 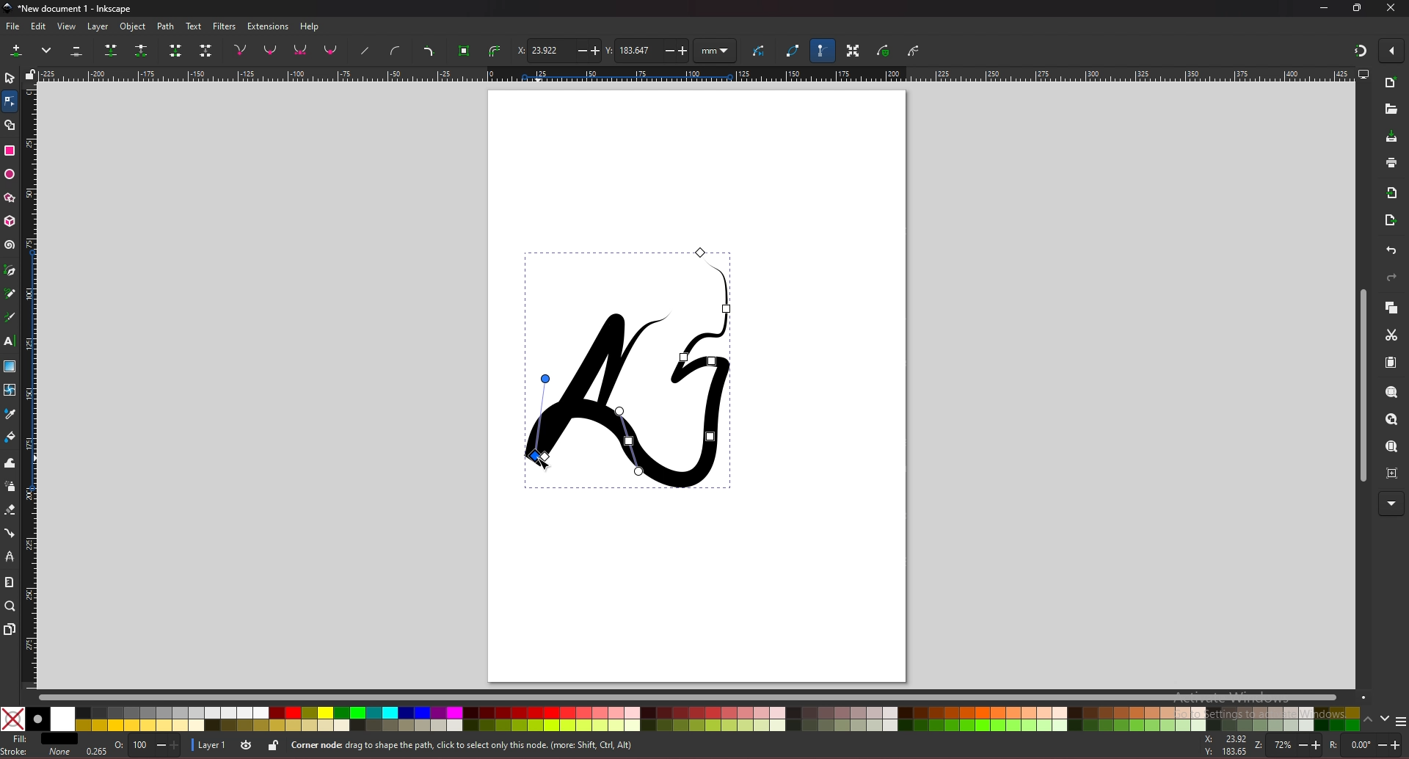 What do you see at coordinates (224, 26) in the screenshot?
I see `filters` at bounding box center [224, 26].